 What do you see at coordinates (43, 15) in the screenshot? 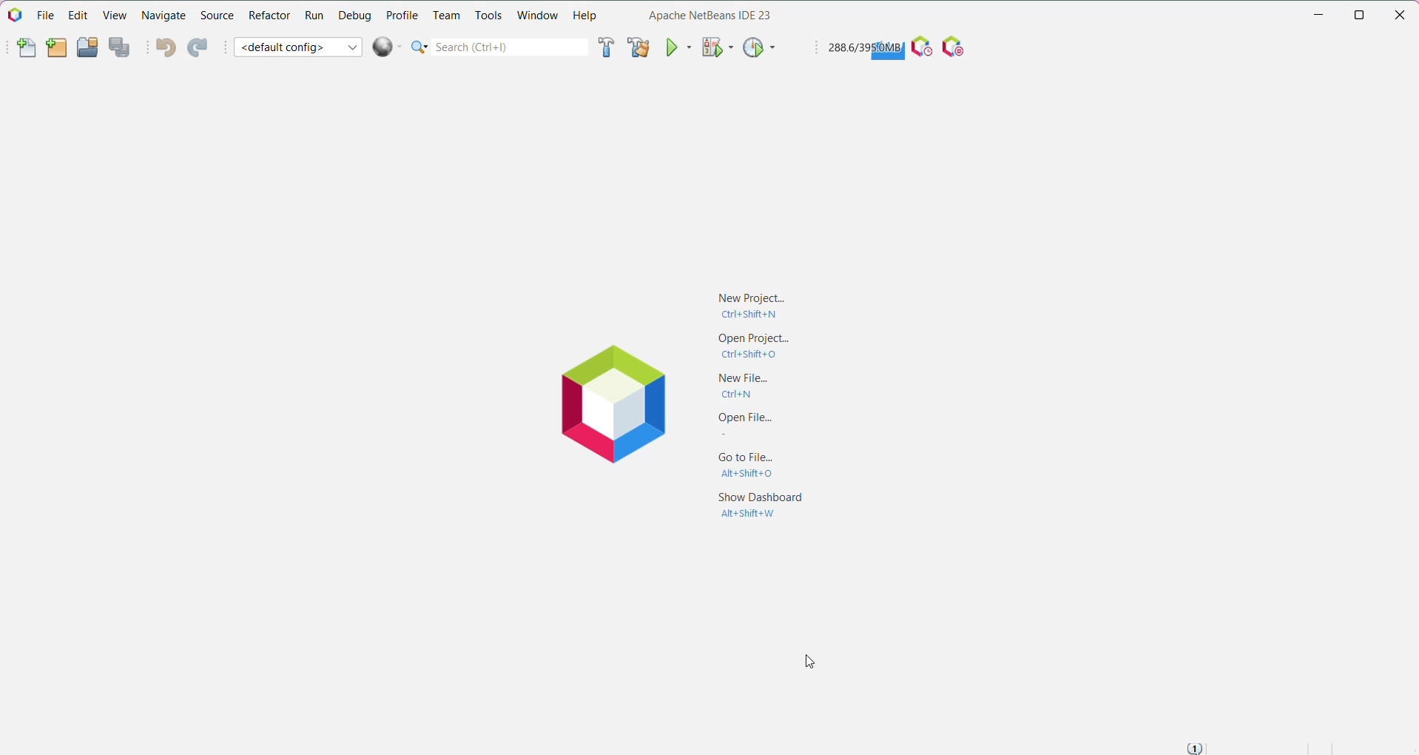
I see `File` at bounding box center [43, 15].